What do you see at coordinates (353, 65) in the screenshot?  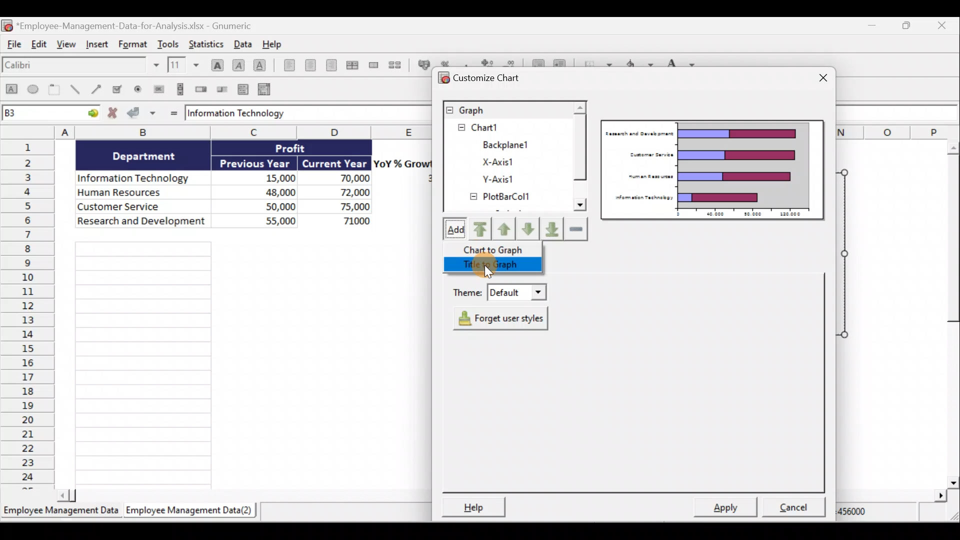 I see `Centre horizontally across the selection` at bounding box center [353, 65].